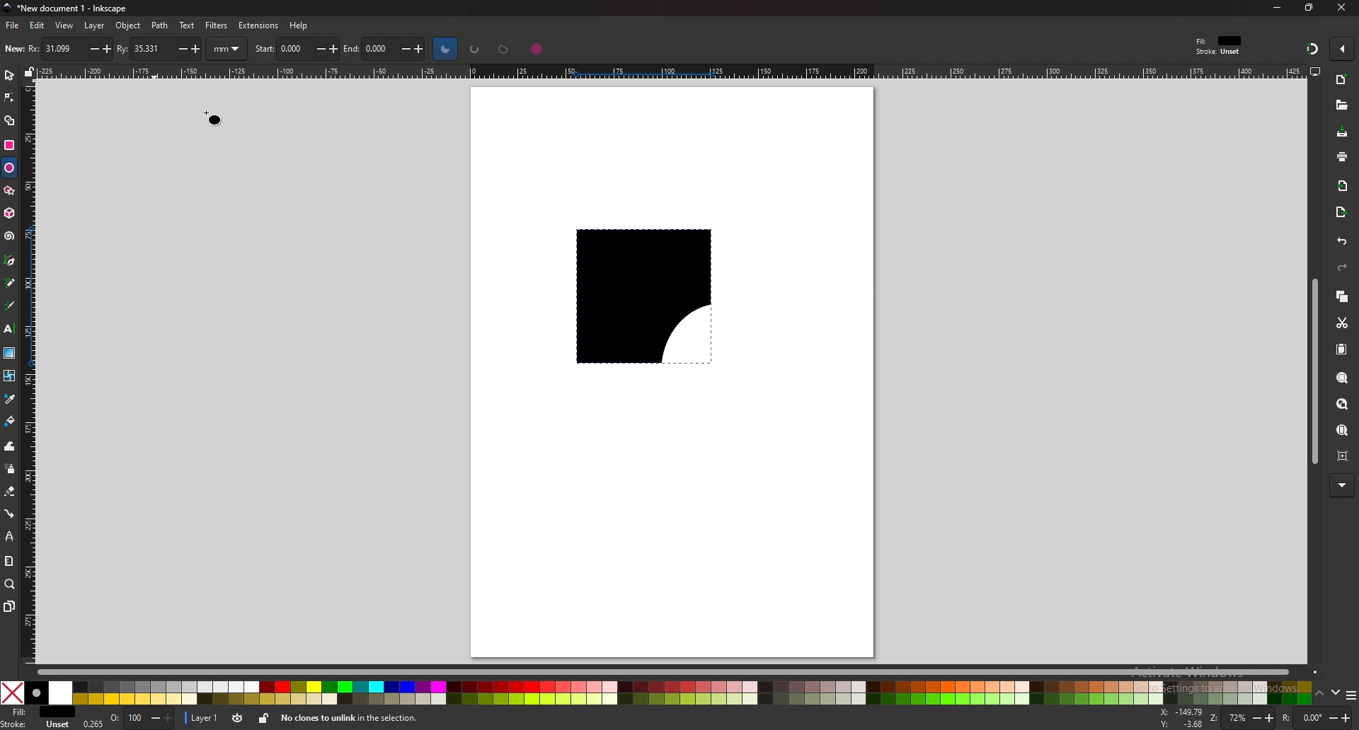  I want to click on more colors, so click(1351, 695).